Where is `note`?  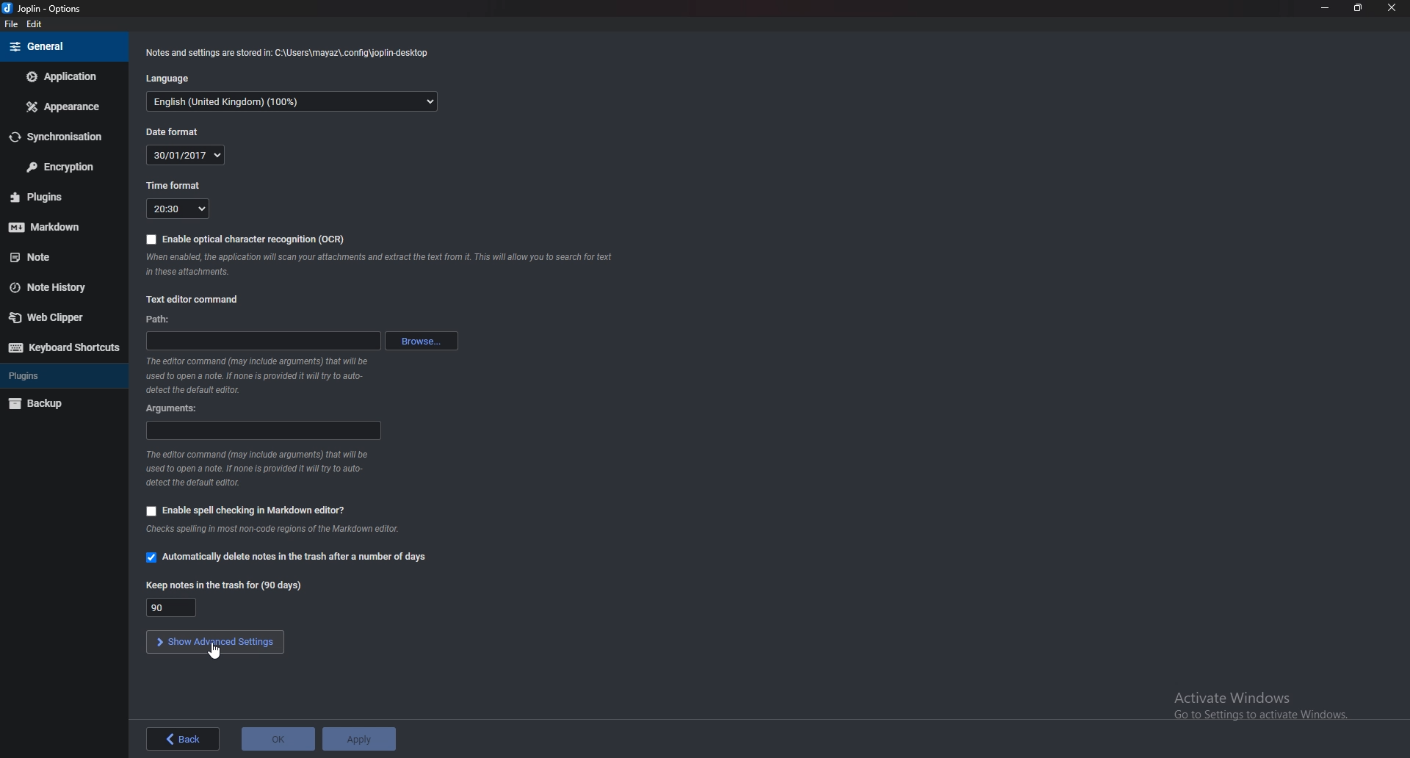
note is located at coordinates (50, 257).